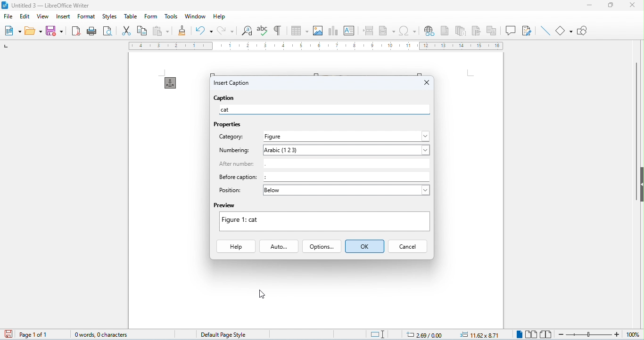 The image size is (644, 340). What do you see at coordinates (300, 31) in the screenshot?
I see `table` at bounding box center [300, 31].